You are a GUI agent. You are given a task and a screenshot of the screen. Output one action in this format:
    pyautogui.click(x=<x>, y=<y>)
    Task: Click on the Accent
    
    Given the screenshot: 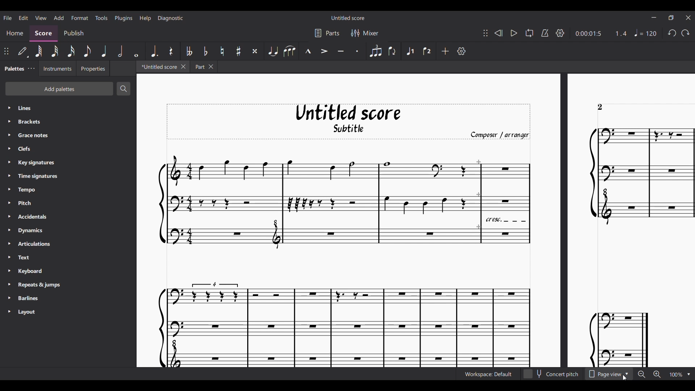 What is the action you would take?
    pyautogui.click(x=324, y=51)
    